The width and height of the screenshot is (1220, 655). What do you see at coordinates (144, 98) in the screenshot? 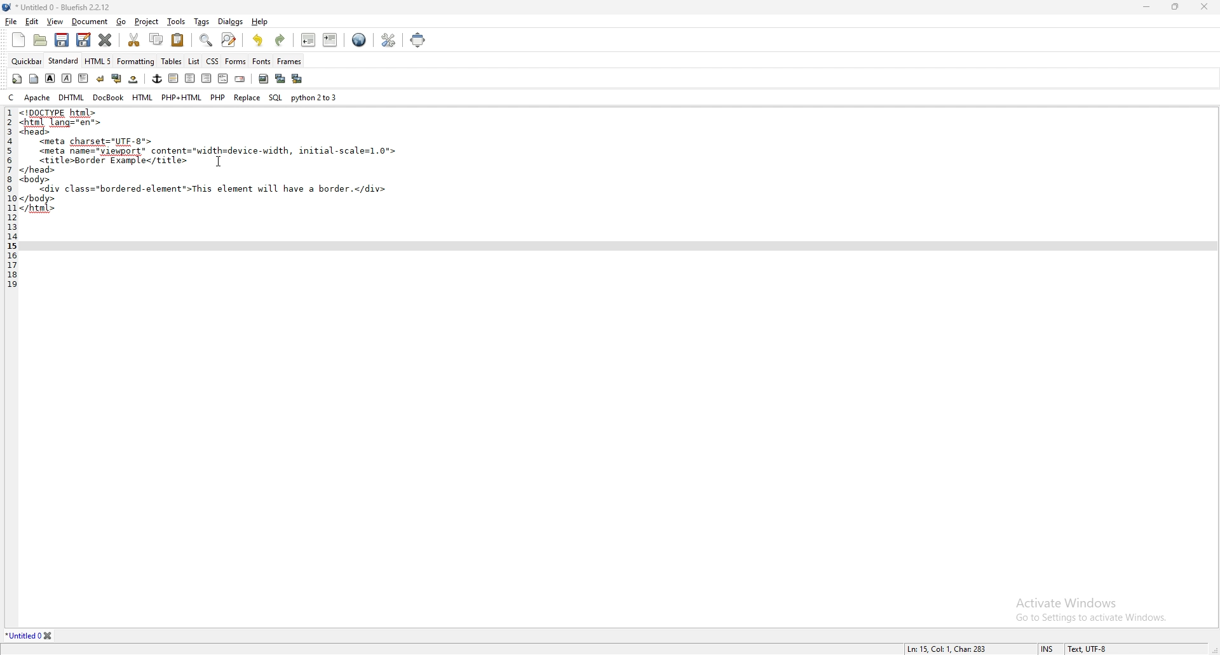
I see `html` at bounding box center [144, 98].